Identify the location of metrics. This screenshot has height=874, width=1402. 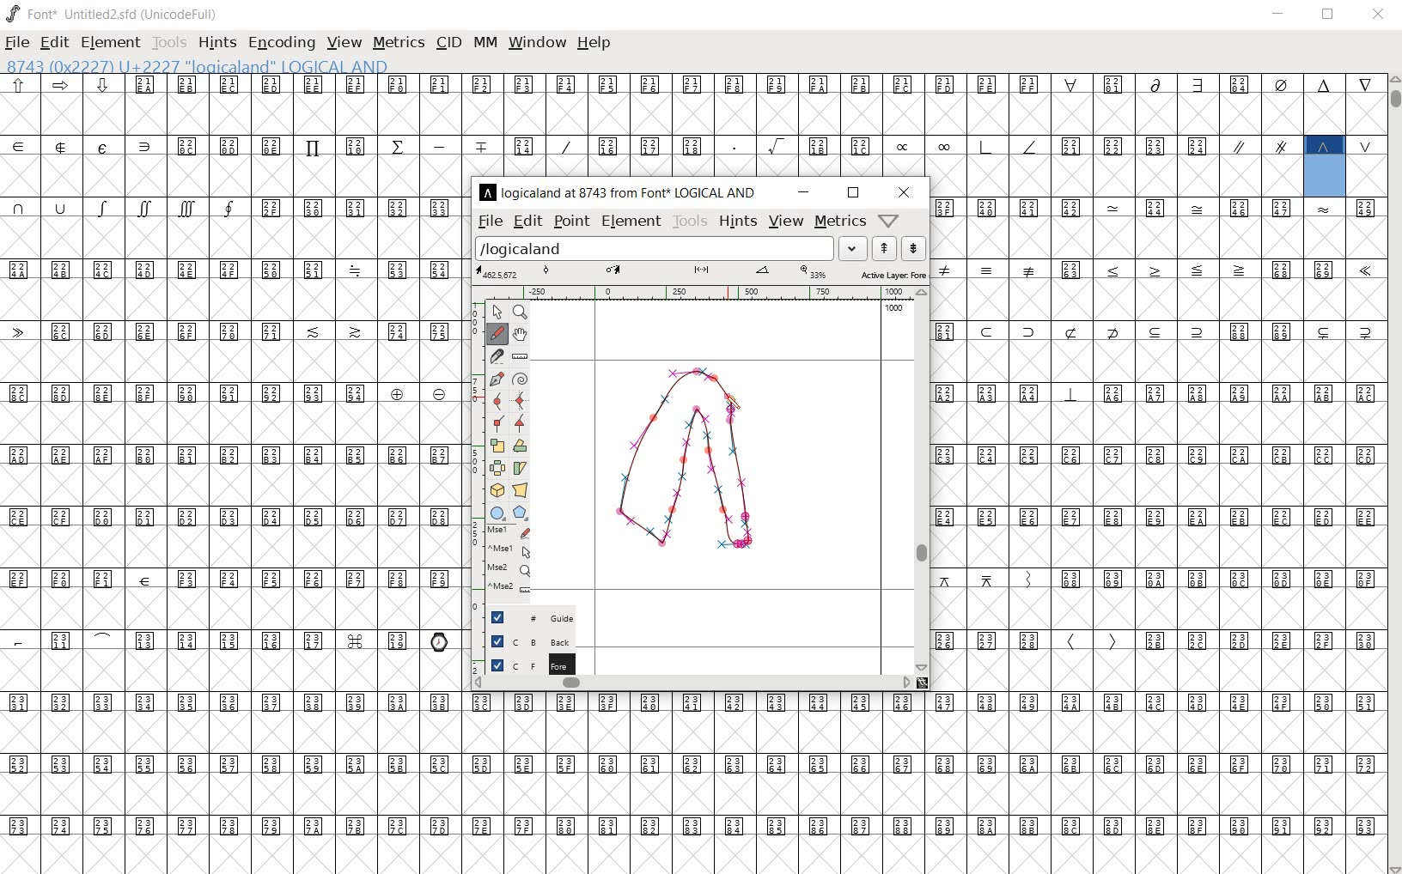
(840, 221).